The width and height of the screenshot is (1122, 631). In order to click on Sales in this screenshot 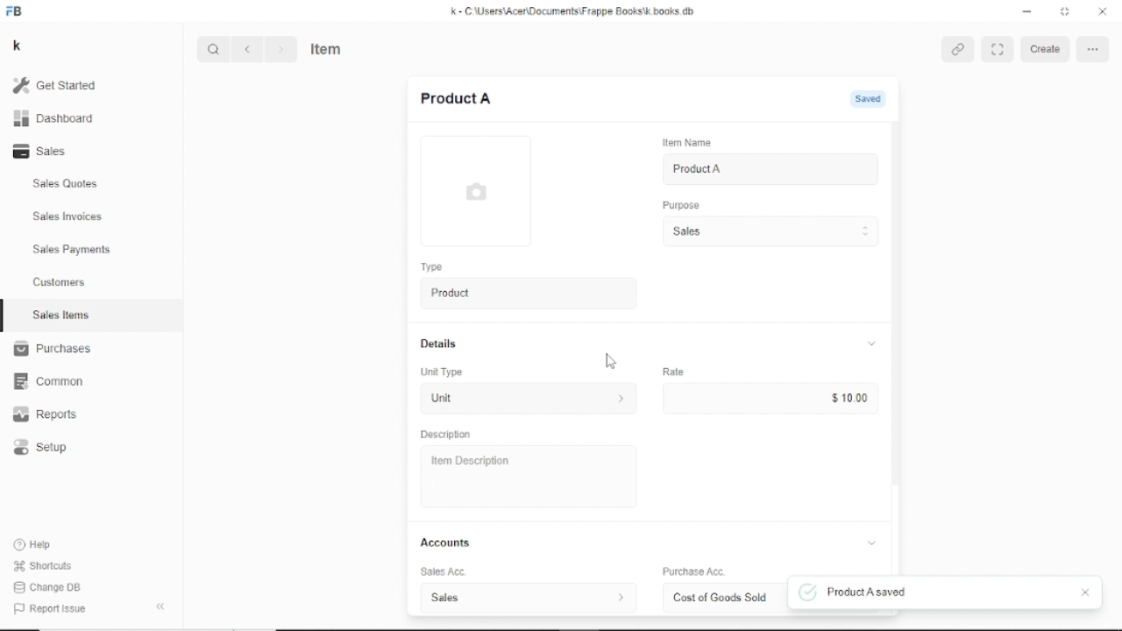, I will do `click(527, 597)`.